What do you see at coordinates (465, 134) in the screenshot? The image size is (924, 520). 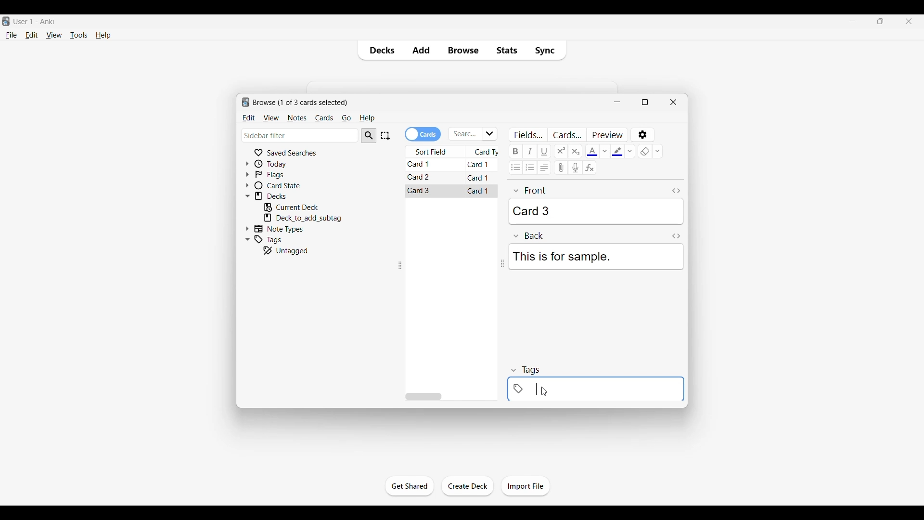 I see `Click to type in search` at bounding box center [465, 134].